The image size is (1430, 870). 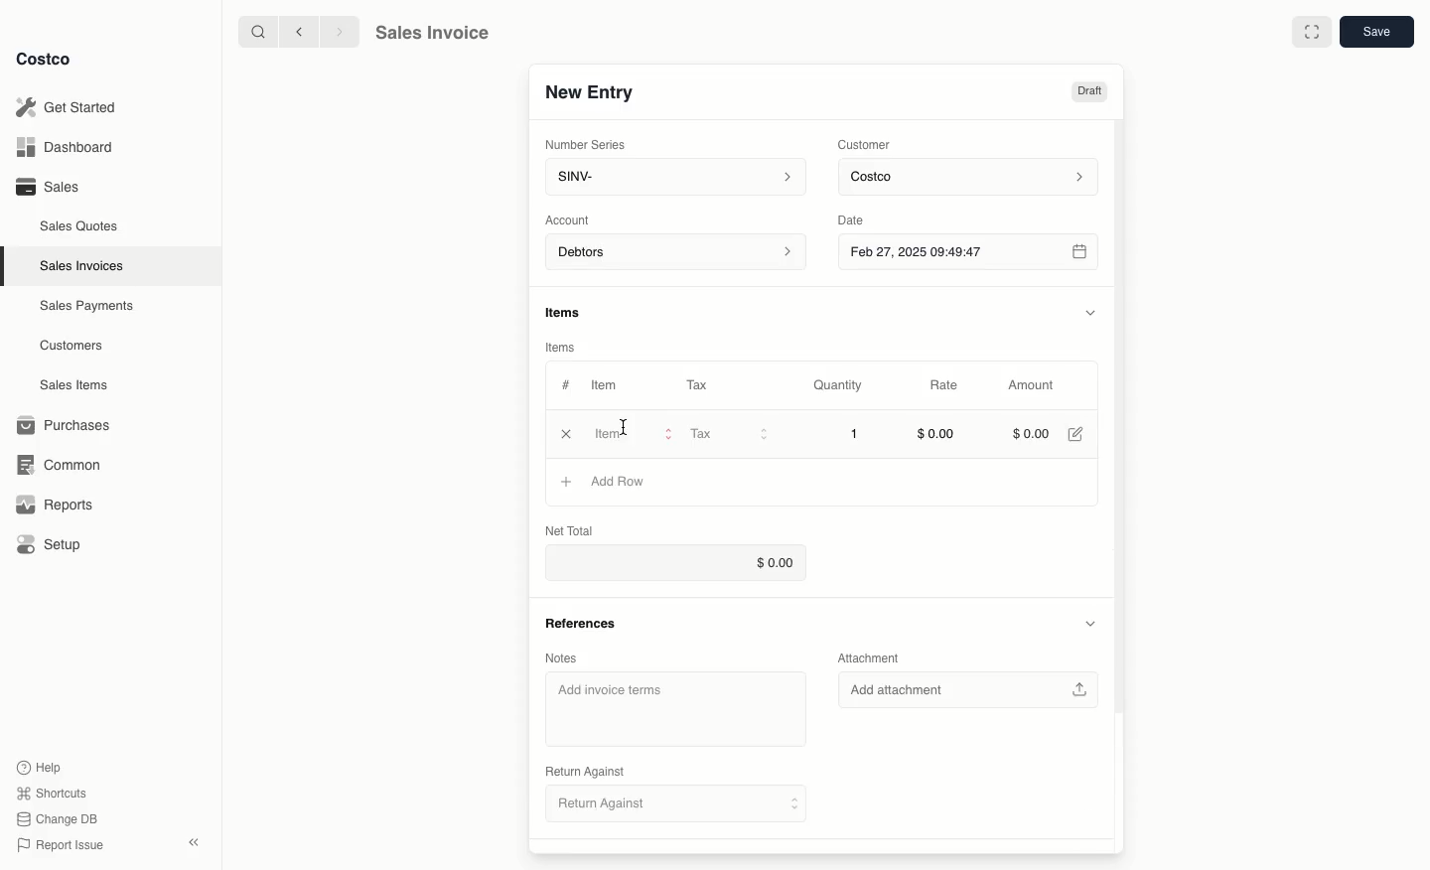 What do you see at coordinates (1375, 33) in the screenshot?
I see `Save` at bounding box center [1375, 33].